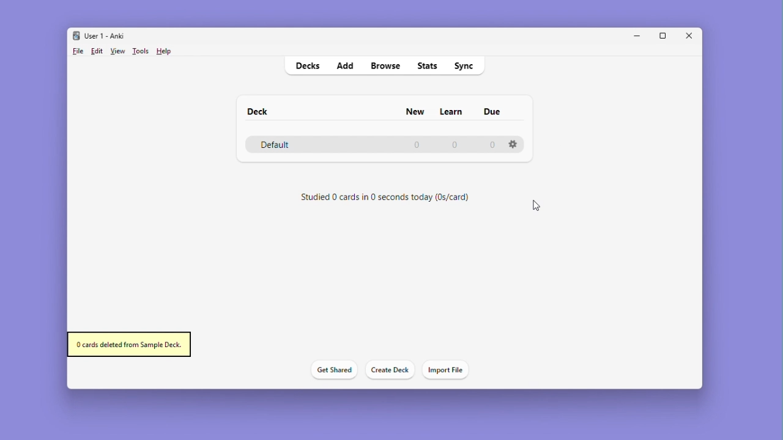 The image size is (783, 440). Describe the element at coordinates (667, 36) in the screenshot. I see `Maximize` at that location.